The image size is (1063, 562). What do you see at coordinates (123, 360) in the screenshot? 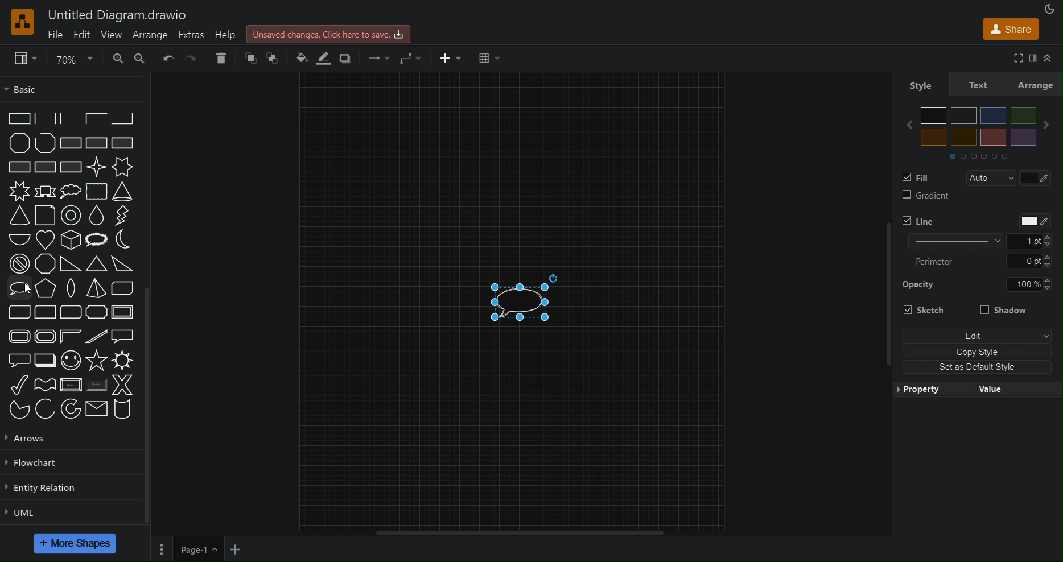
I see `Sun` at bounding box center [123, 360].